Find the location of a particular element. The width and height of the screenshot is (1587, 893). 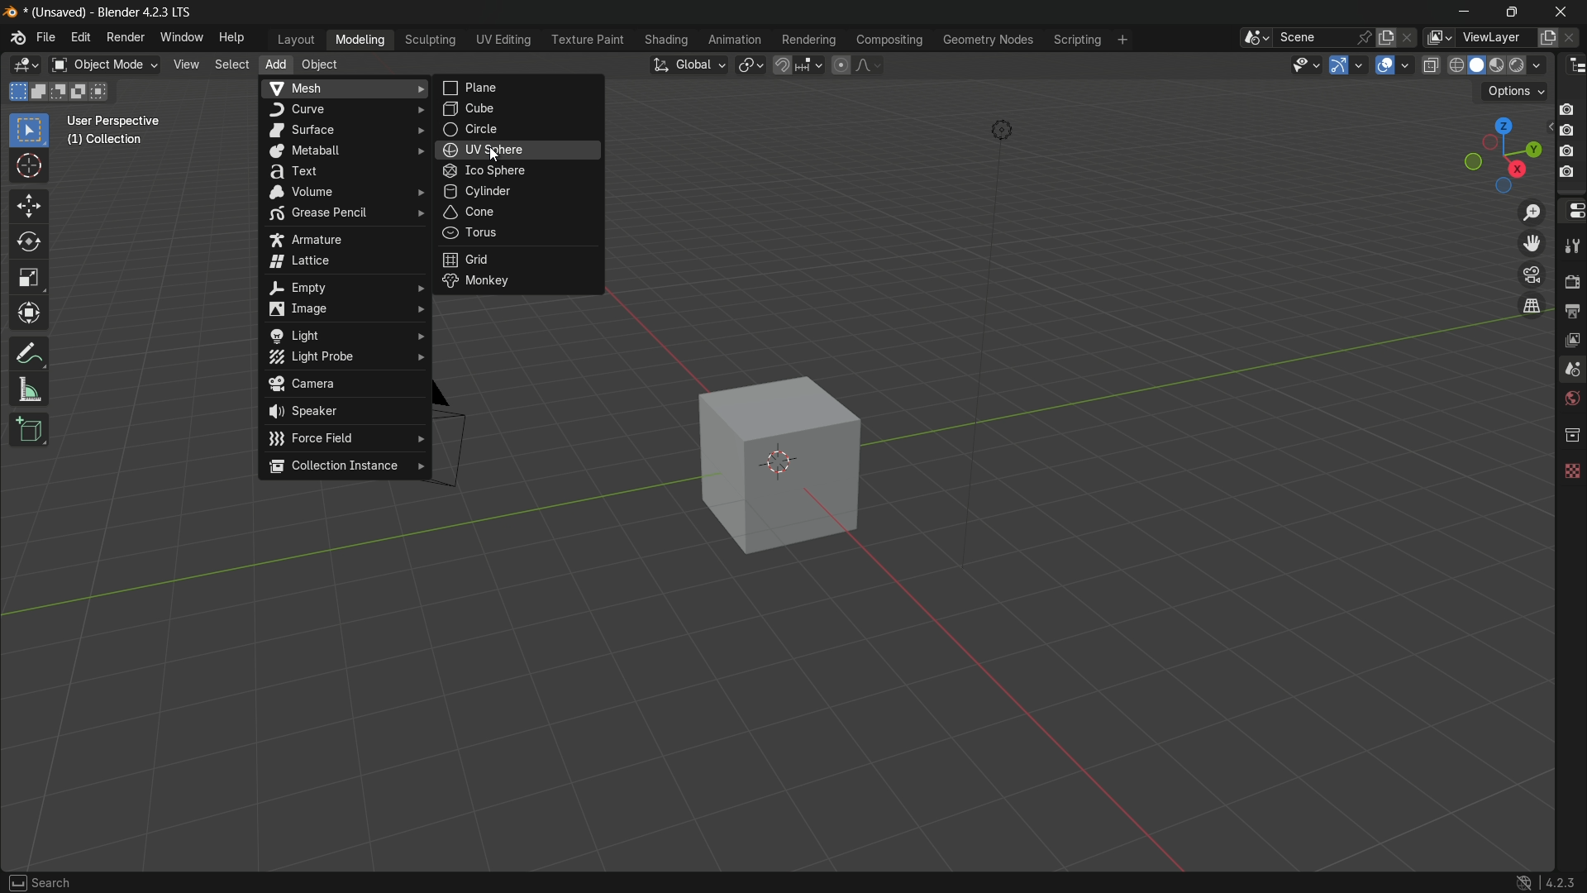

browse views is located at coordinates (1440, 40).